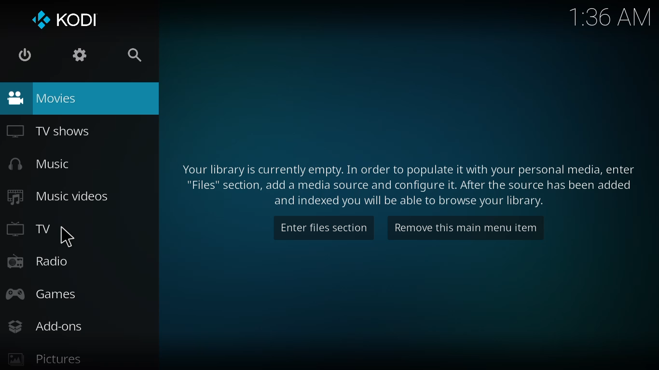 This screenshot has width=659, height=370. What do you see at coordinates (72, 238) in the screenshot?
I see `cursor` at bounding box center [72, 238].